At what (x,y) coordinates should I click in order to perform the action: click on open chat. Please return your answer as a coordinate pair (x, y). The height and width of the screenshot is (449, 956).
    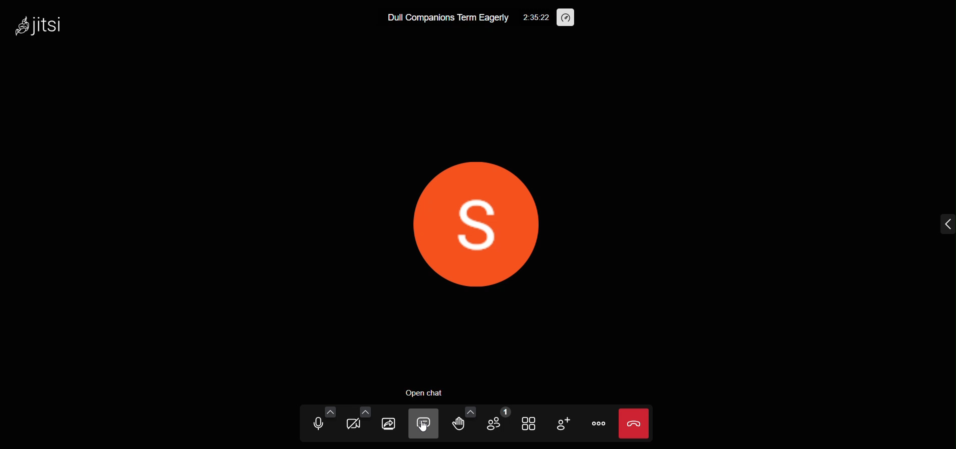
    Looking at the image, I should click on (427, 392).